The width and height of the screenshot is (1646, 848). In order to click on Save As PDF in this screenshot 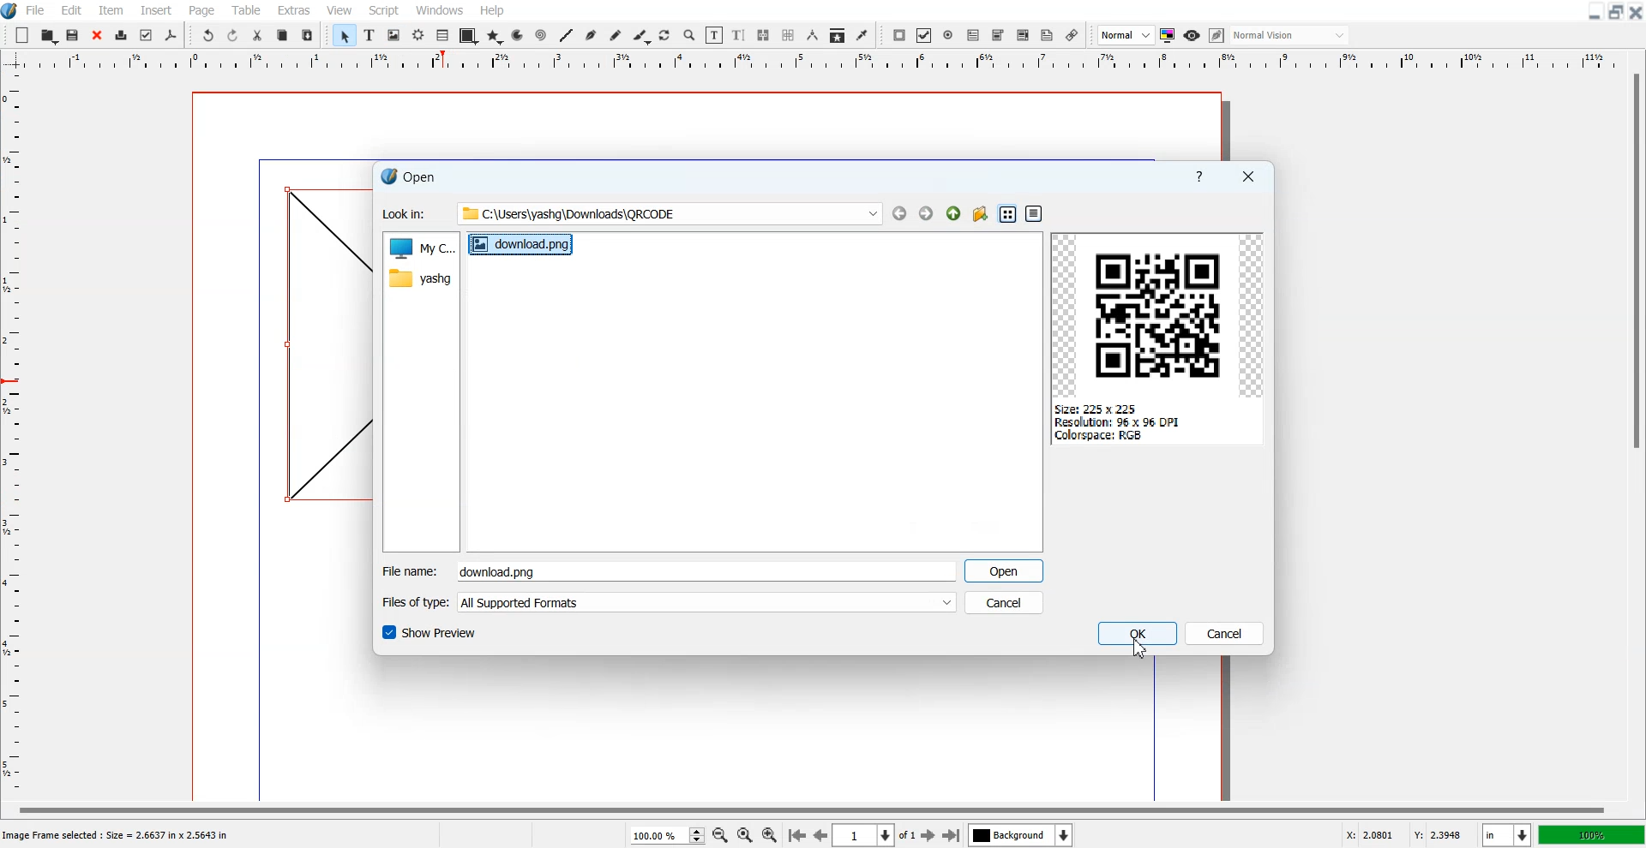, I will do `click(171, 36)`.